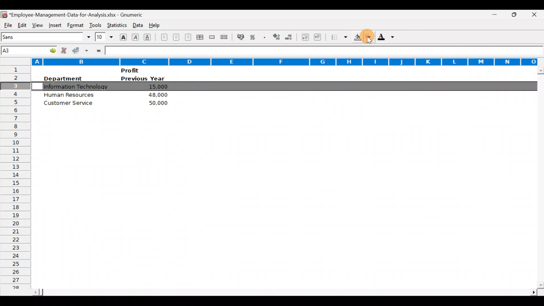 This screenshot has height=306, width=544. Describe the element at coordinates (211, 38) in the screenshot. I see `Merge a range of cells` at that location.